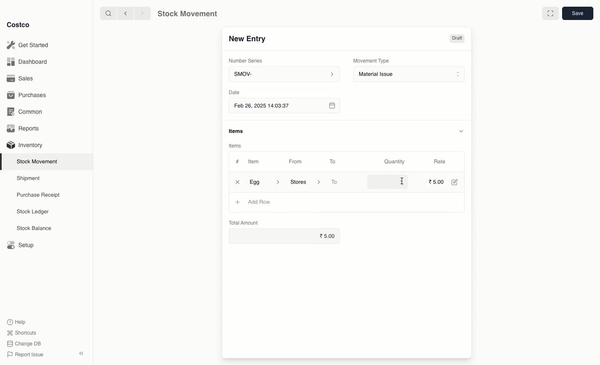 This screenshot has width=600, height=365. What do you see at coordinates (248, 40) in the screenshot?
I see `New Entry` at bounding box center [248, 40].